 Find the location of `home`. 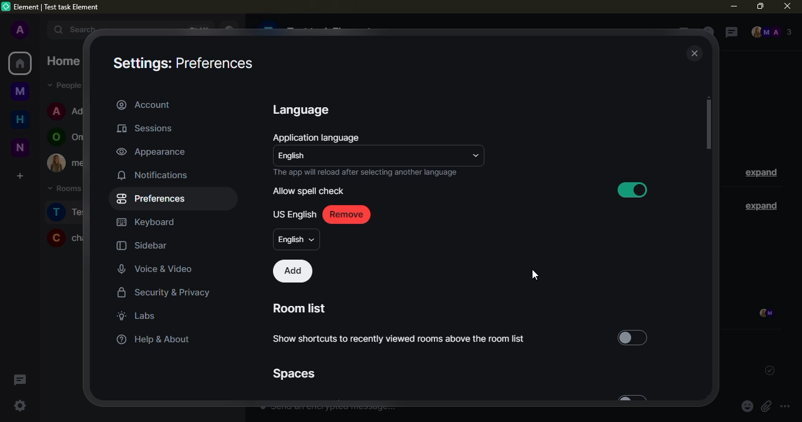

home is located at coordinates (21, 118).